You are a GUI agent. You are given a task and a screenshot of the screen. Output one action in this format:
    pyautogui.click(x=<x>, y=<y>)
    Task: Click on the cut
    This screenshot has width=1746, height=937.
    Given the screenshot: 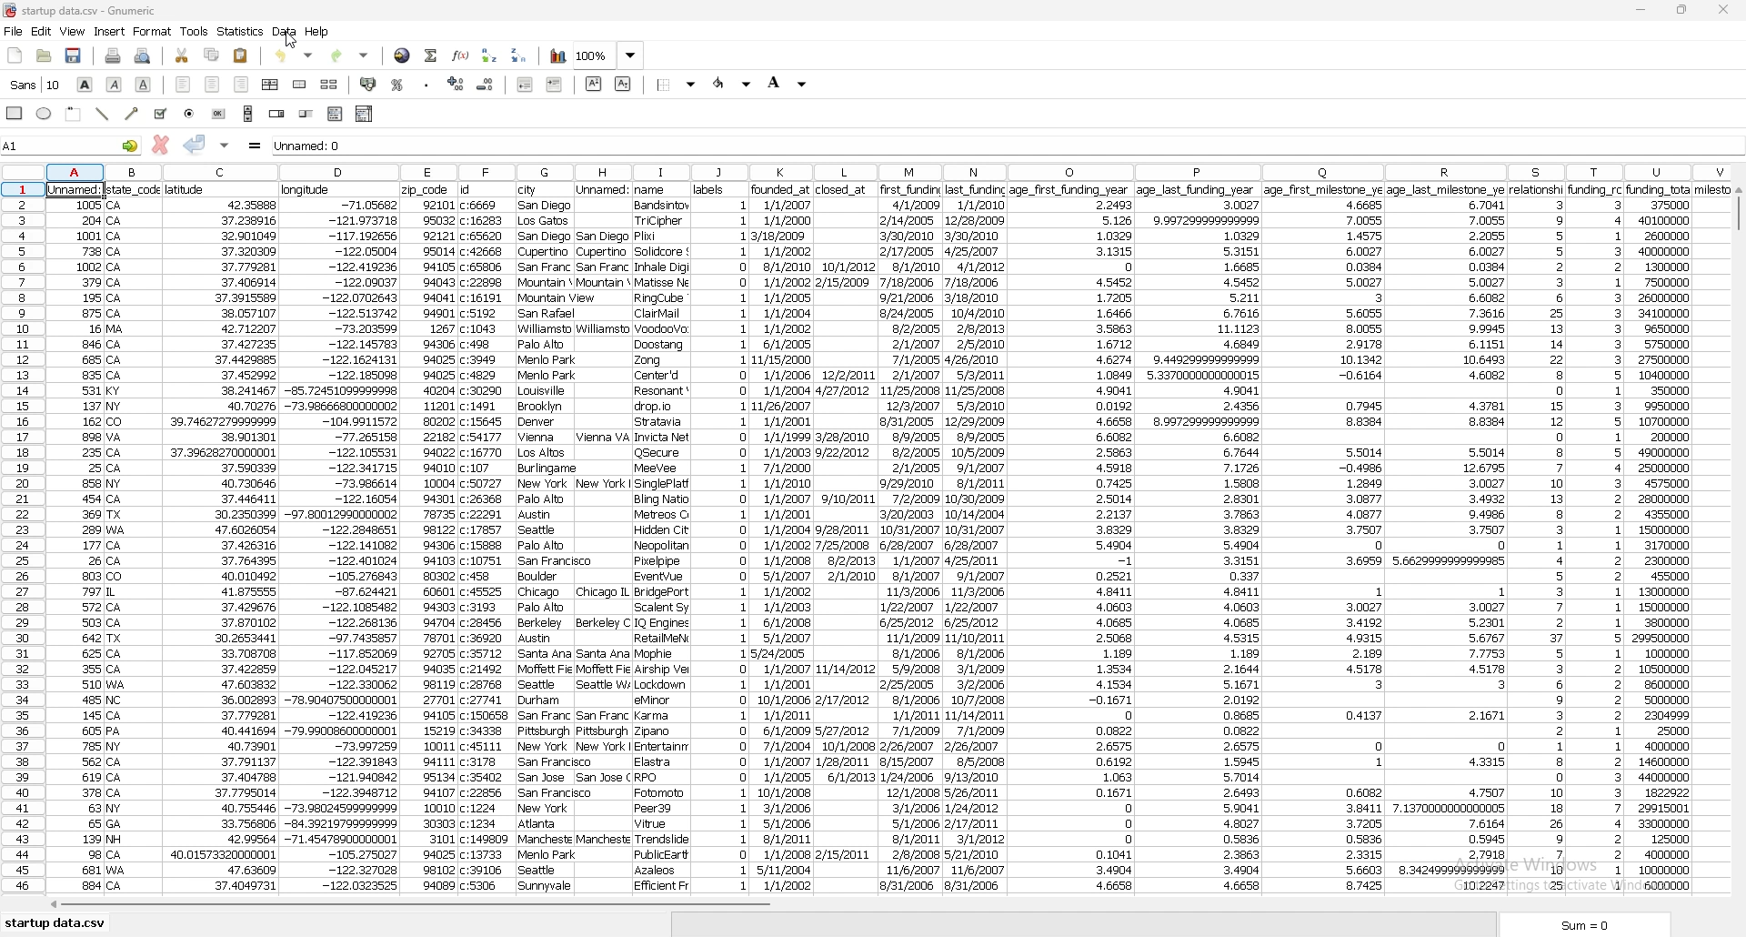 What is the action you would take?
    pyautogui.click(x=183, y=56)
    